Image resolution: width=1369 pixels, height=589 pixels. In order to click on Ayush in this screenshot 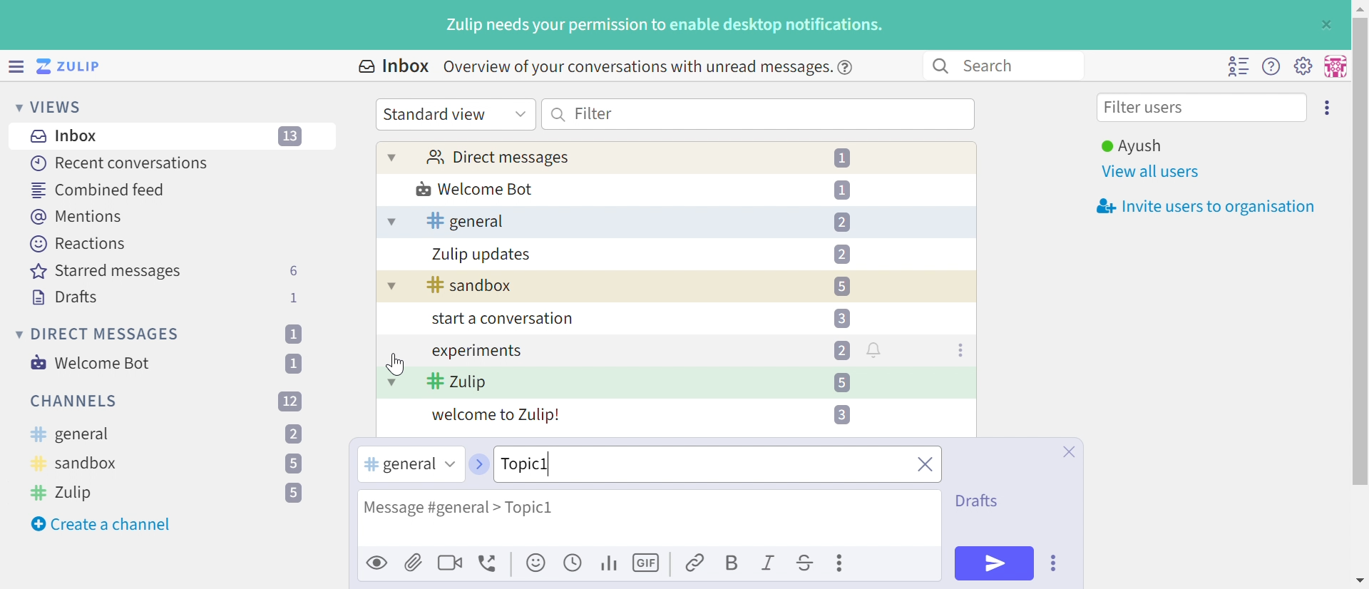, I will do `click(1130, 146)`.